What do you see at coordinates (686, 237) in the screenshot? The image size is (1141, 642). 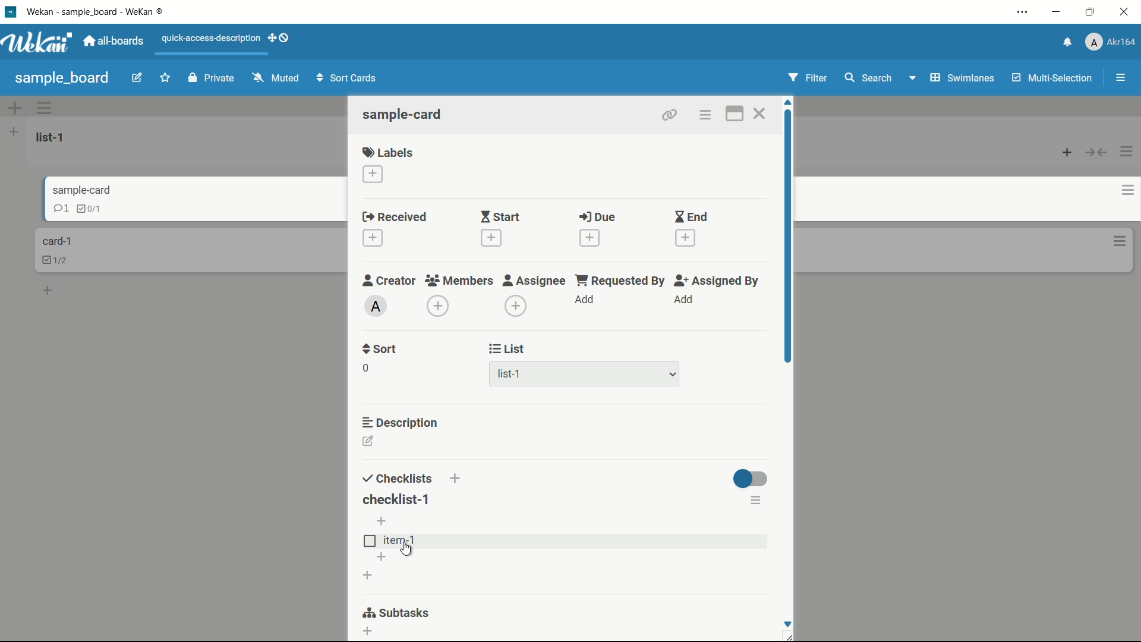 I see `add date` at bounding box center [686, 237].